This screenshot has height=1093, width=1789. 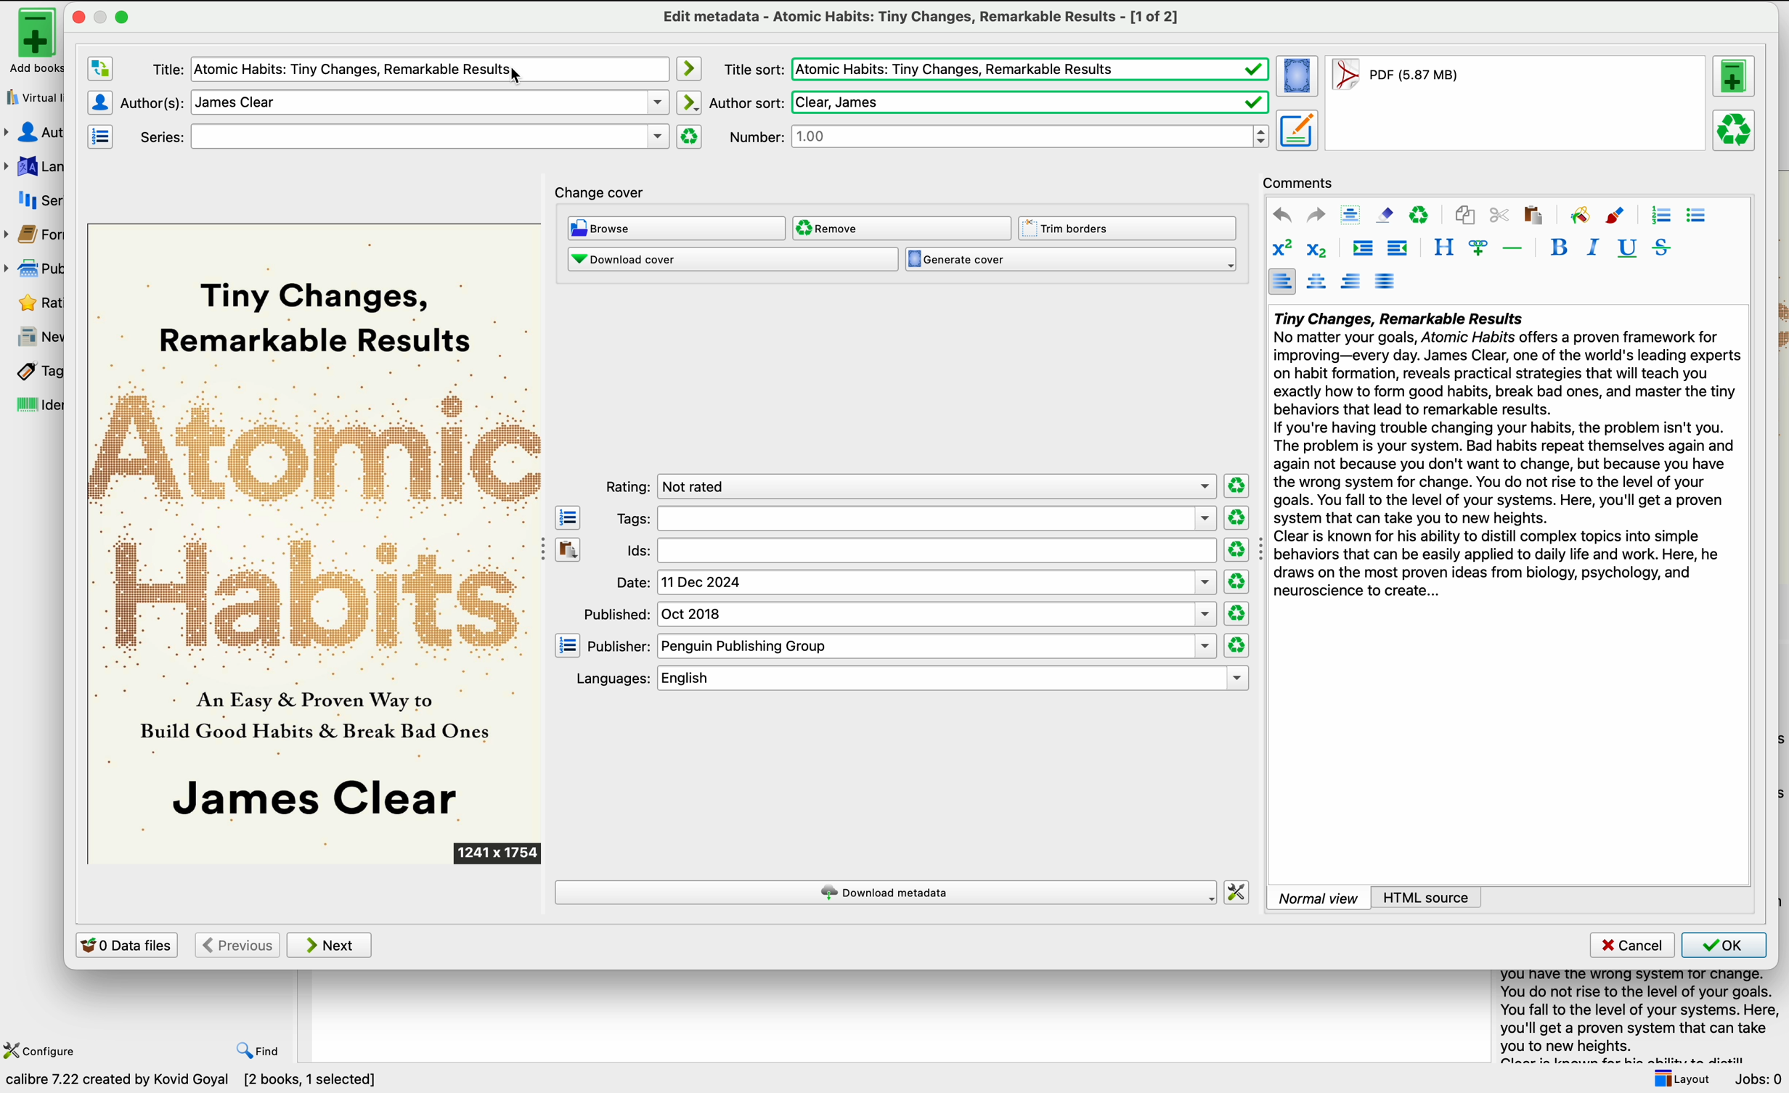 What do you see at coordinates (1680, 1078) in the screenshot?
I see `layout` at bounding box center [1680, 1078].